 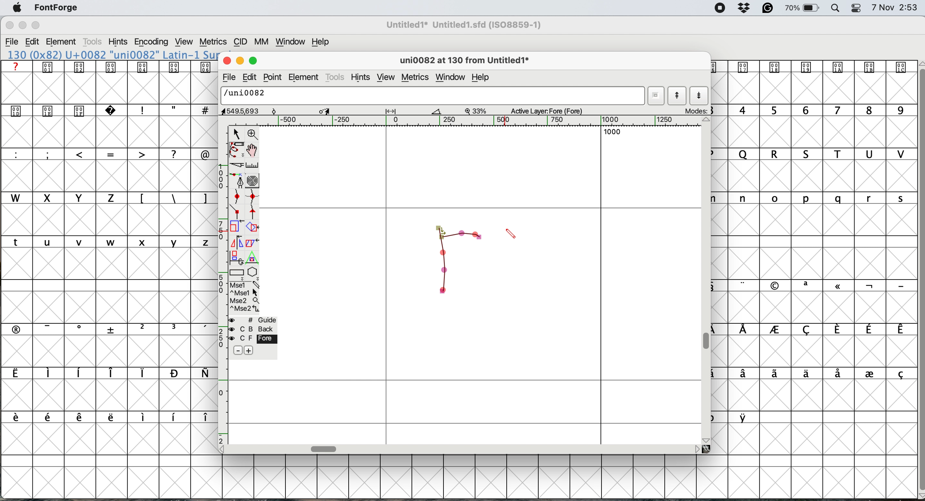 What do you see at coordinates (252, 329) in the screenshot?
I see `back` at bounding box center [252, 329].